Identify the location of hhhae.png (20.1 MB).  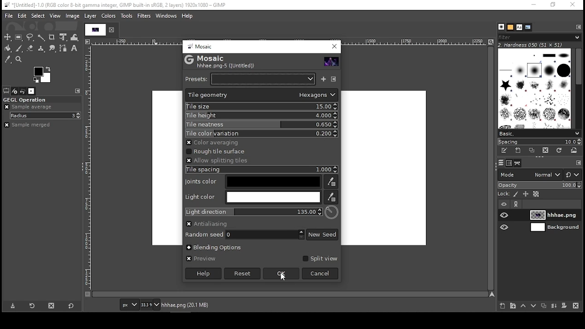
(190, 305).